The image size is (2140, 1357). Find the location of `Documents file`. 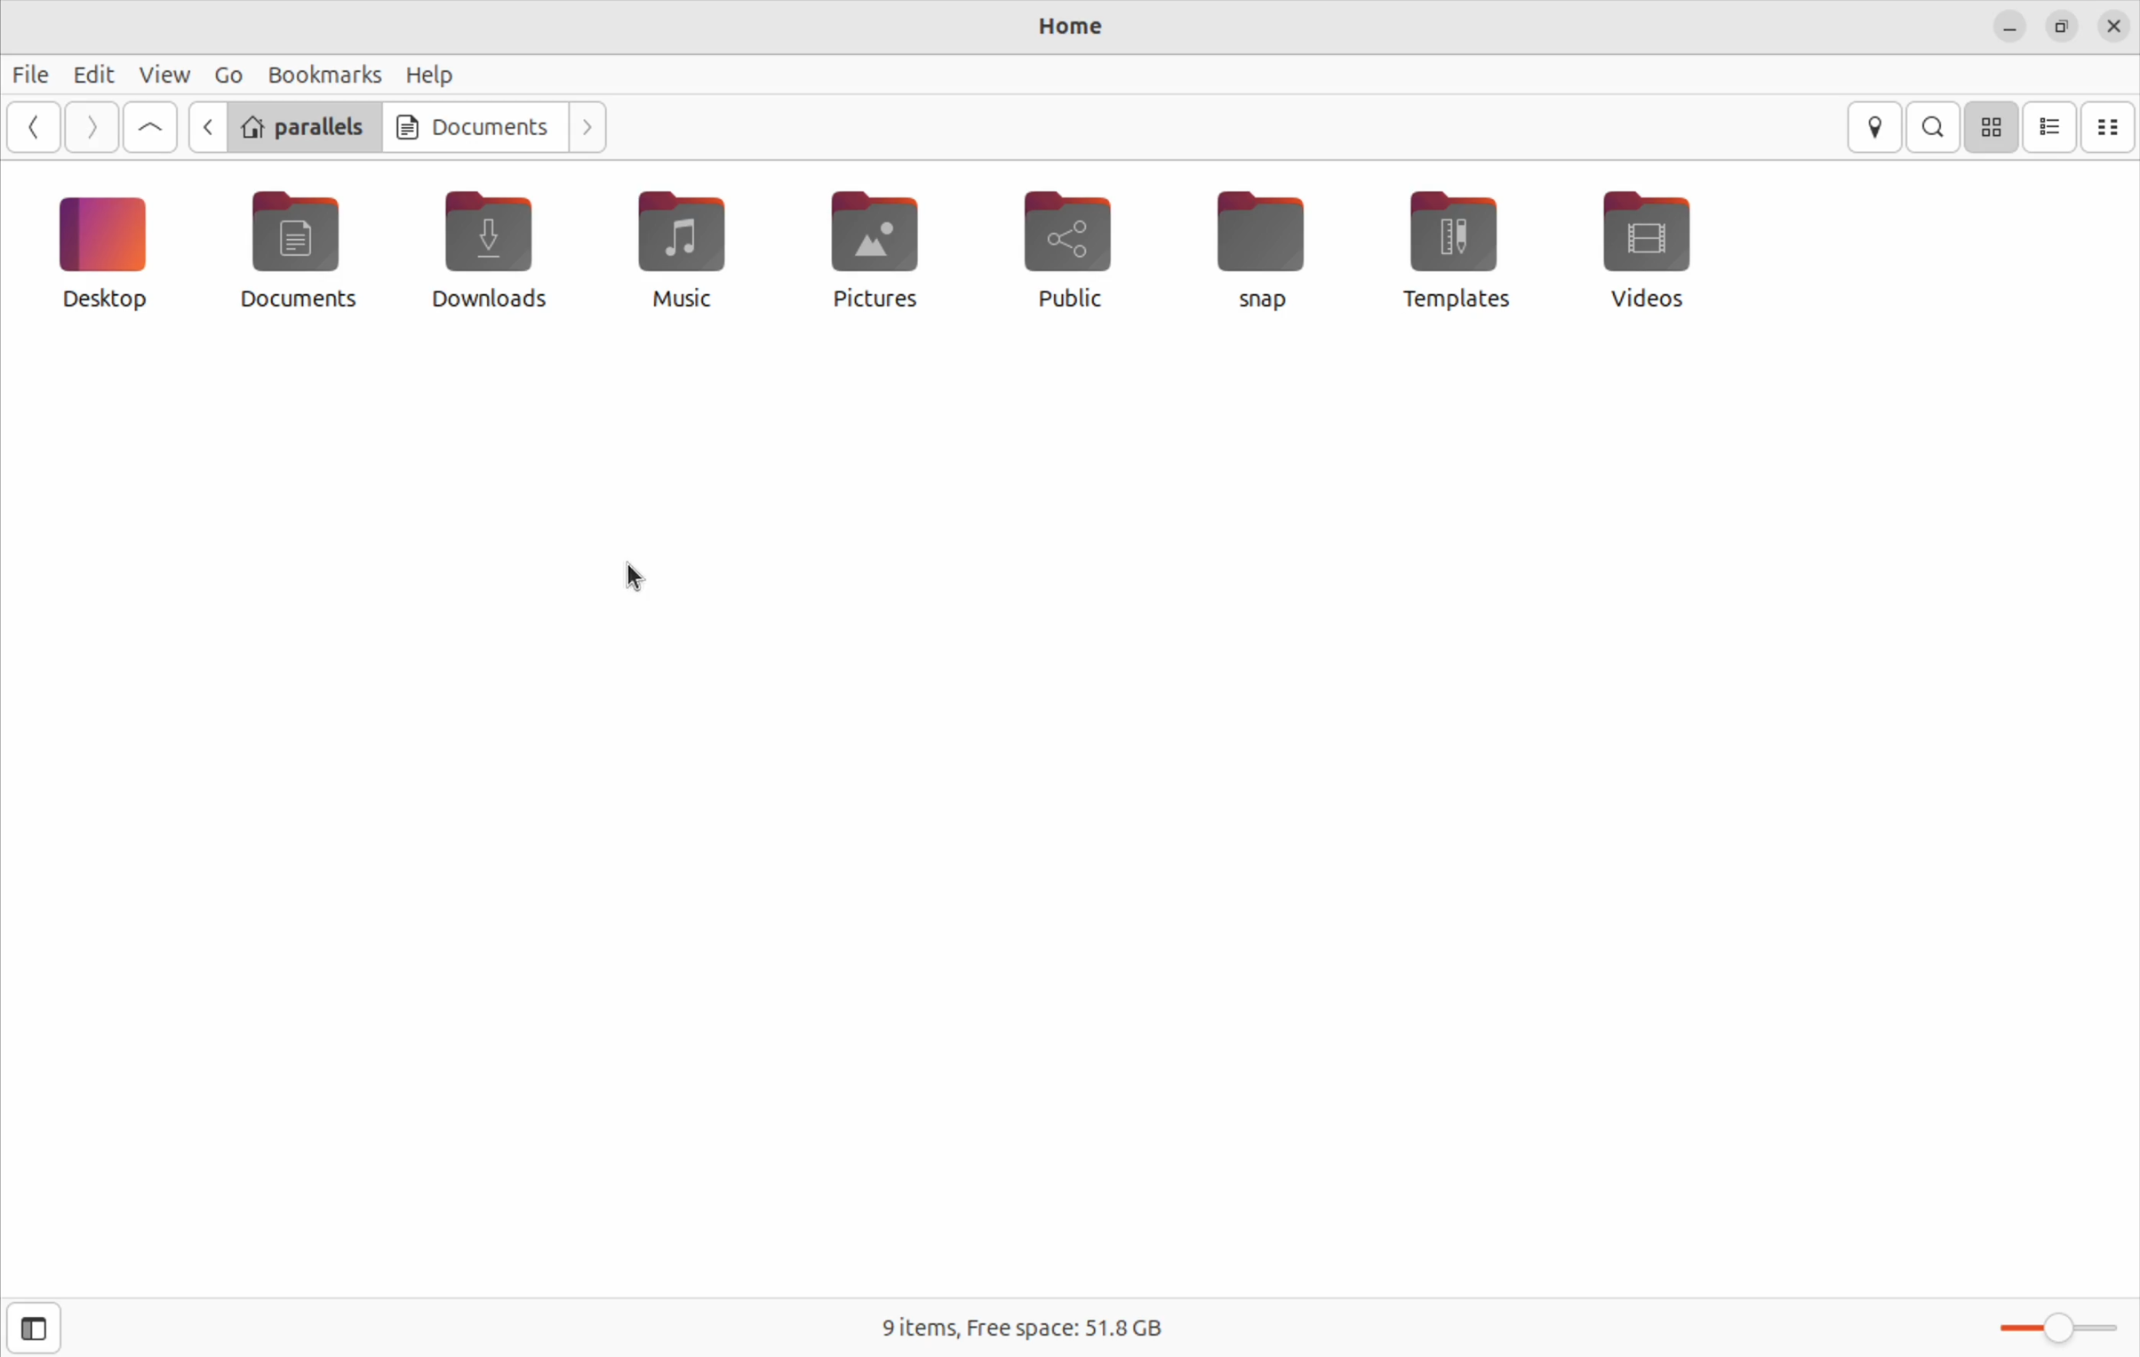

Documents file is located at coordinates (1667, 249).